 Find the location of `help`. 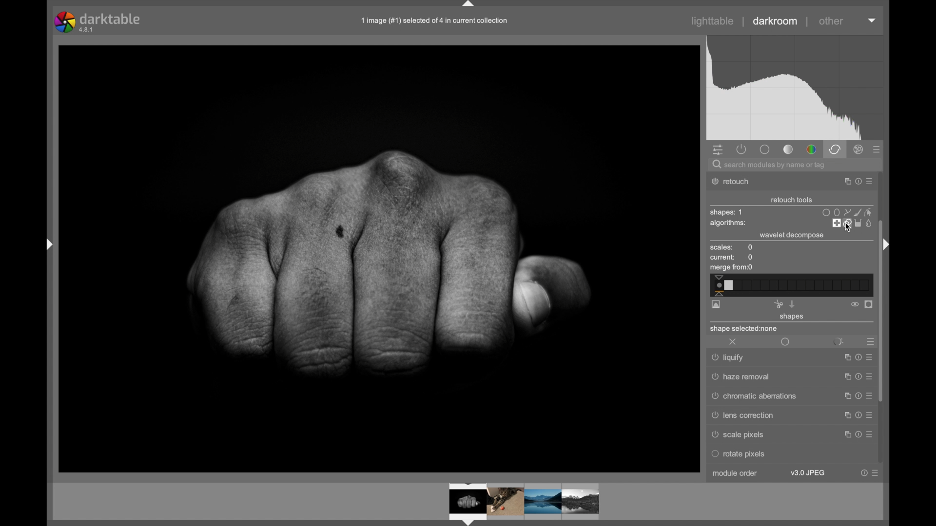

help is located at coordinates (857, 396).